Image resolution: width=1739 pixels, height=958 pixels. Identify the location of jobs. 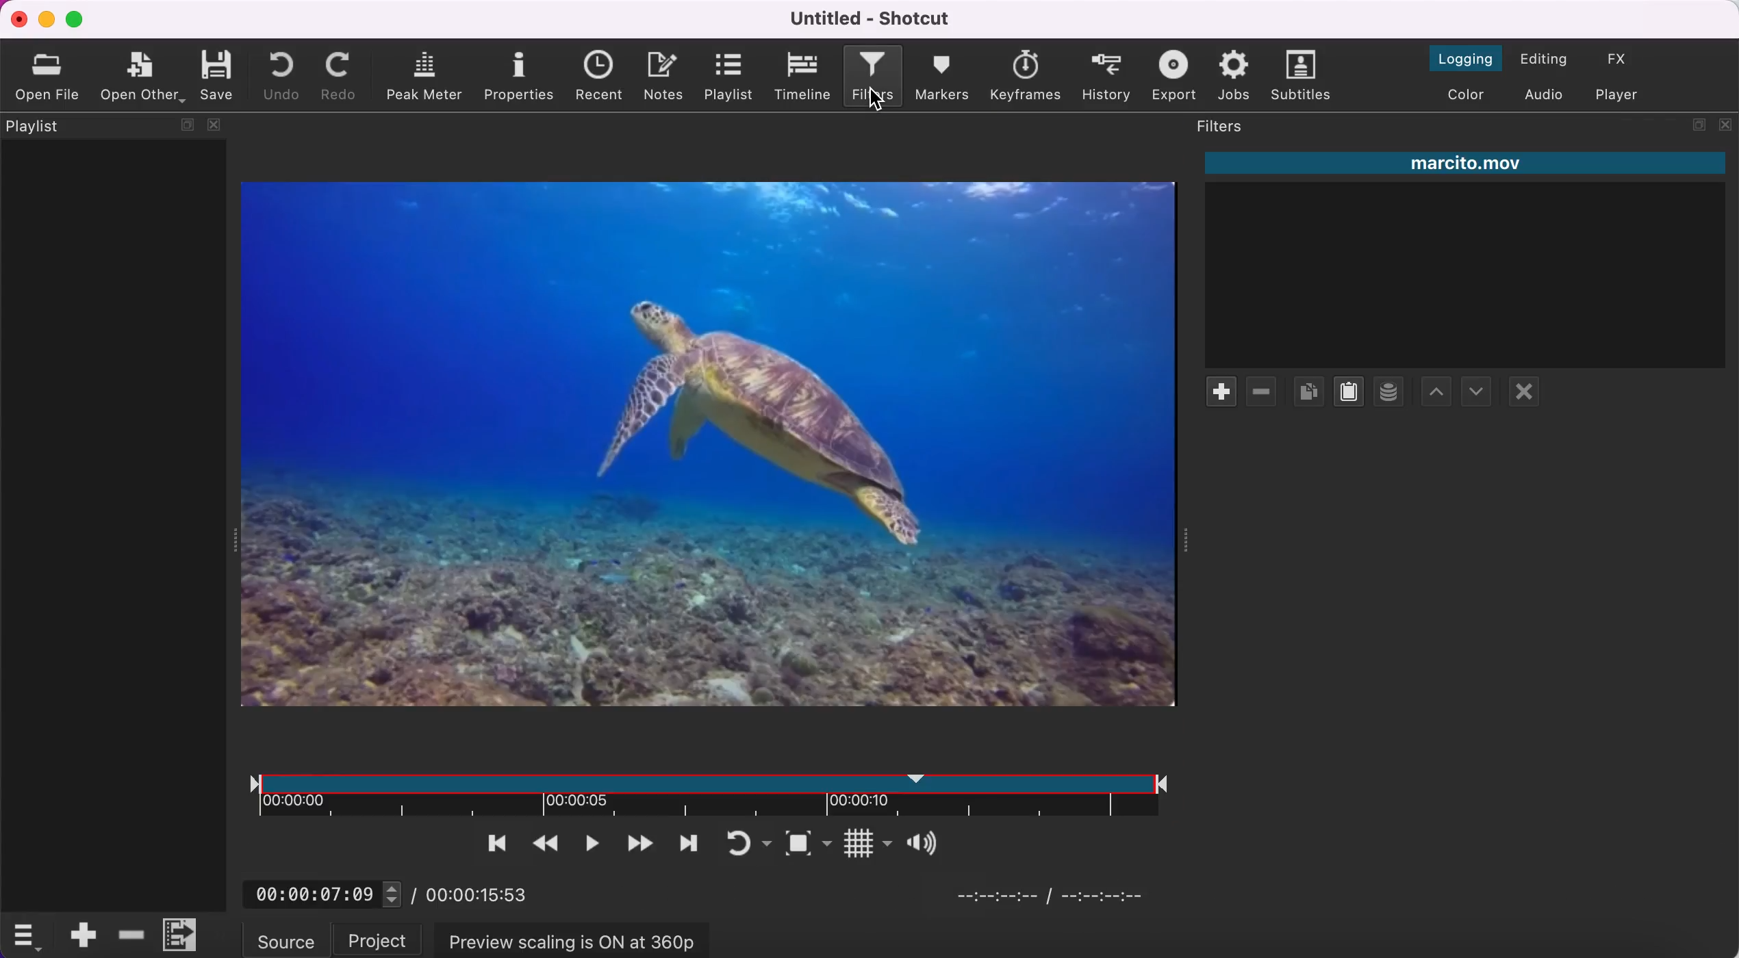
(1230, 78).